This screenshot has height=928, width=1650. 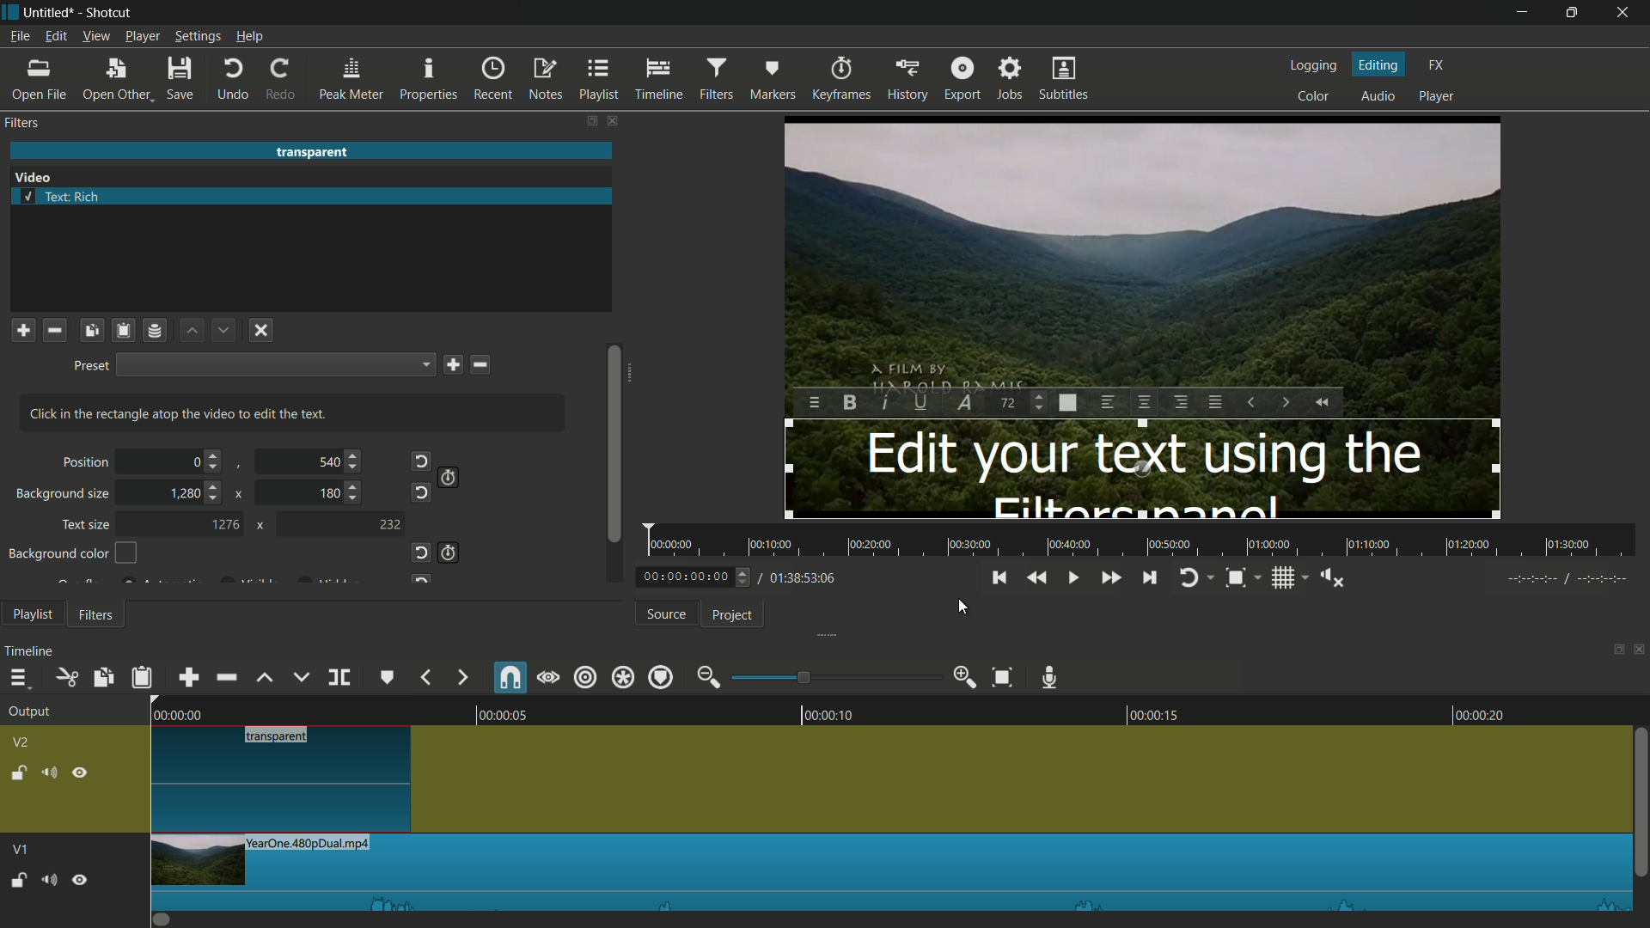 What do you see at coordinates (1002, 678) in the screenshot?
I see `zoom timeline to fit` at bounding box center [1002, 678].